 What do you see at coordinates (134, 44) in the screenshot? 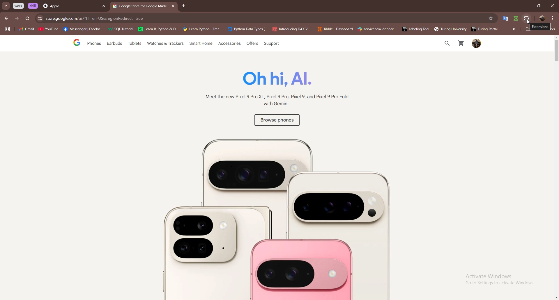
I see `Tablets` at bounding box center [134, 44].